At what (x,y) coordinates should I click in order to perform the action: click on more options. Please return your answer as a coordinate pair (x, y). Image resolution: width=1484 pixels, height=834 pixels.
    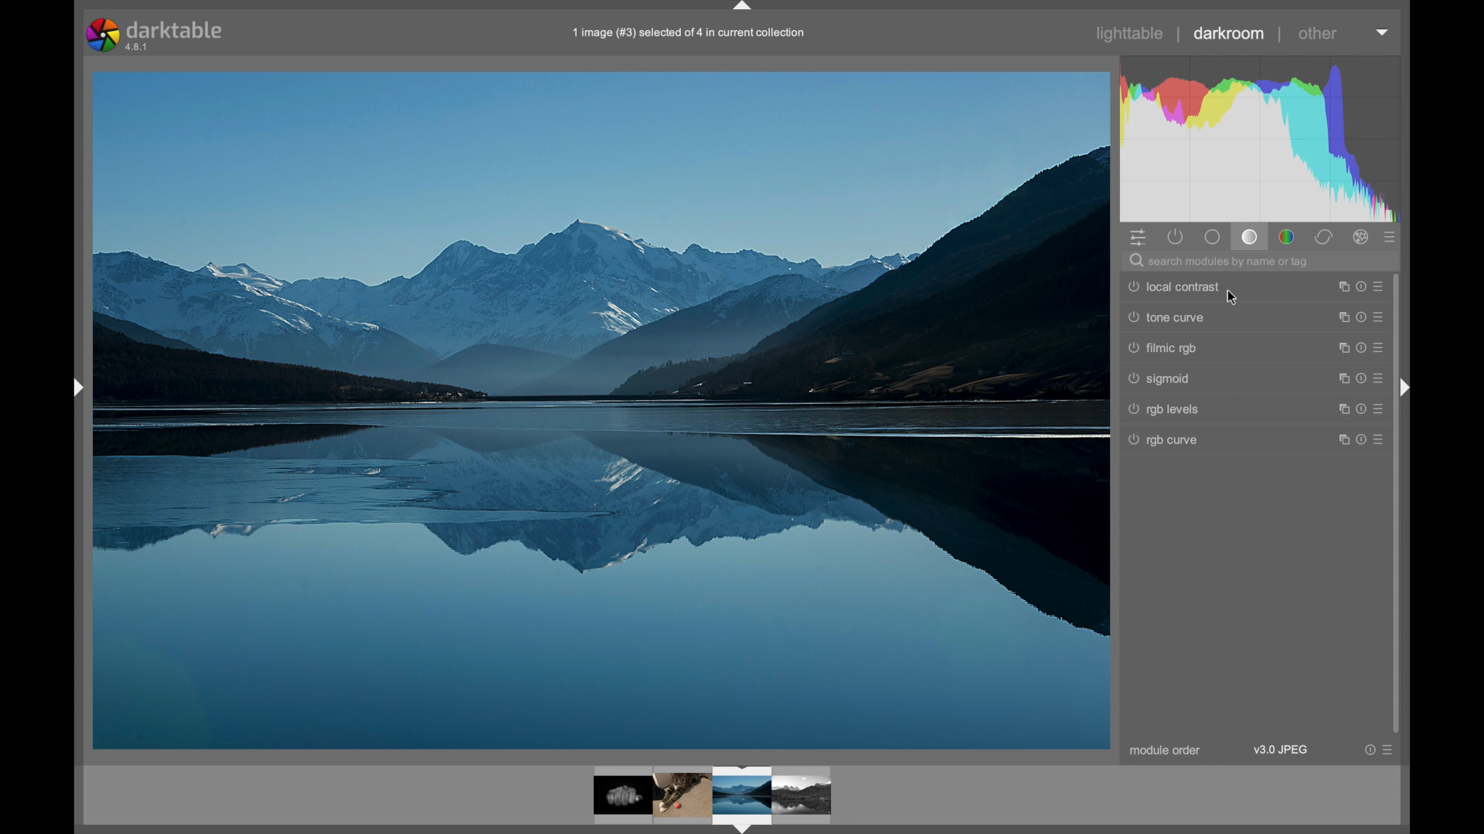
    Looking at the image, I should click on (1380, 750).